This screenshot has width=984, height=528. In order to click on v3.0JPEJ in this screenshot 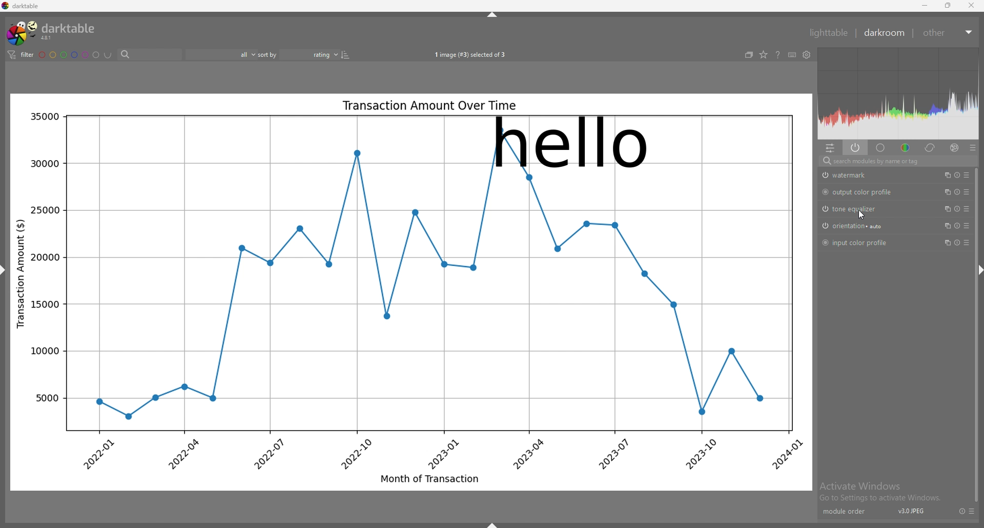, I will do `click(909, 511)`.